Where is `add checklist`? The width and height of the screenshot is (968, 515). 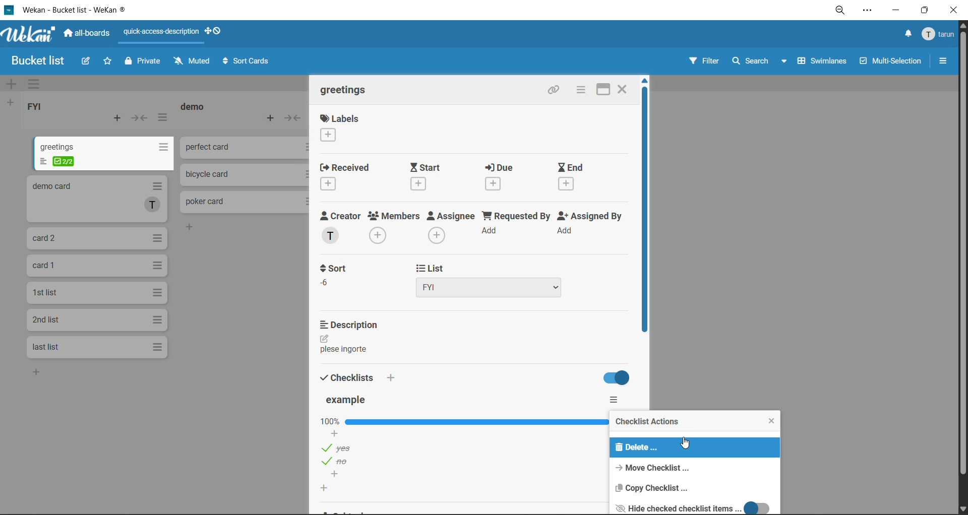 add checklist is located at coordinates (397, 377).